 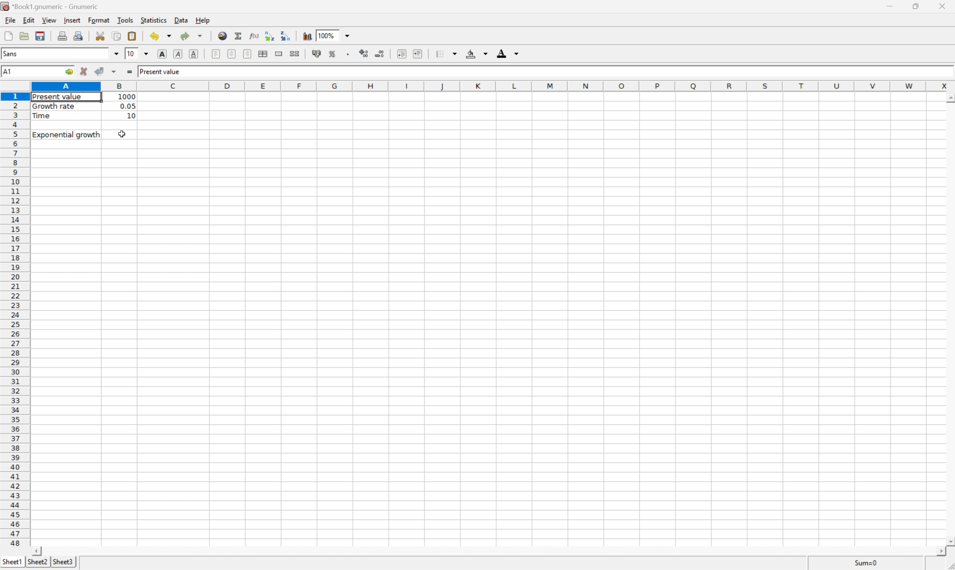 What do you see at coordinates (286, 36) in the screenshot?
I see `Increase indent, and align the contents to the left` at bounding box center [286, 36].